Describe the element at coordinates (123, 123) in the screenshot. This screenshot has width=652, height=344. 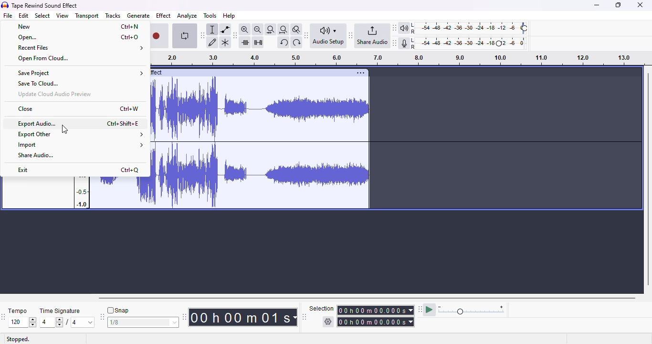
I see `shortcut for export audio` at that location.